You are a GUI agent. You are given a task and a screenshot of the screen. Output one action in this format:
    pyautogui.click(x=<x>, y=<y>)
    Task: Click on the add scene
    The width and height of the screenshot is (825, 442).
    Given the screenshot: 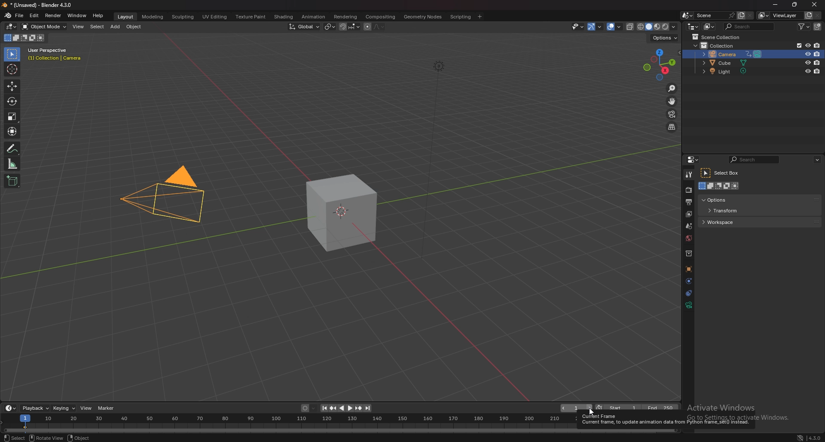 What is the action you would take?
    pyautogui.click(x=740, y=16)
    